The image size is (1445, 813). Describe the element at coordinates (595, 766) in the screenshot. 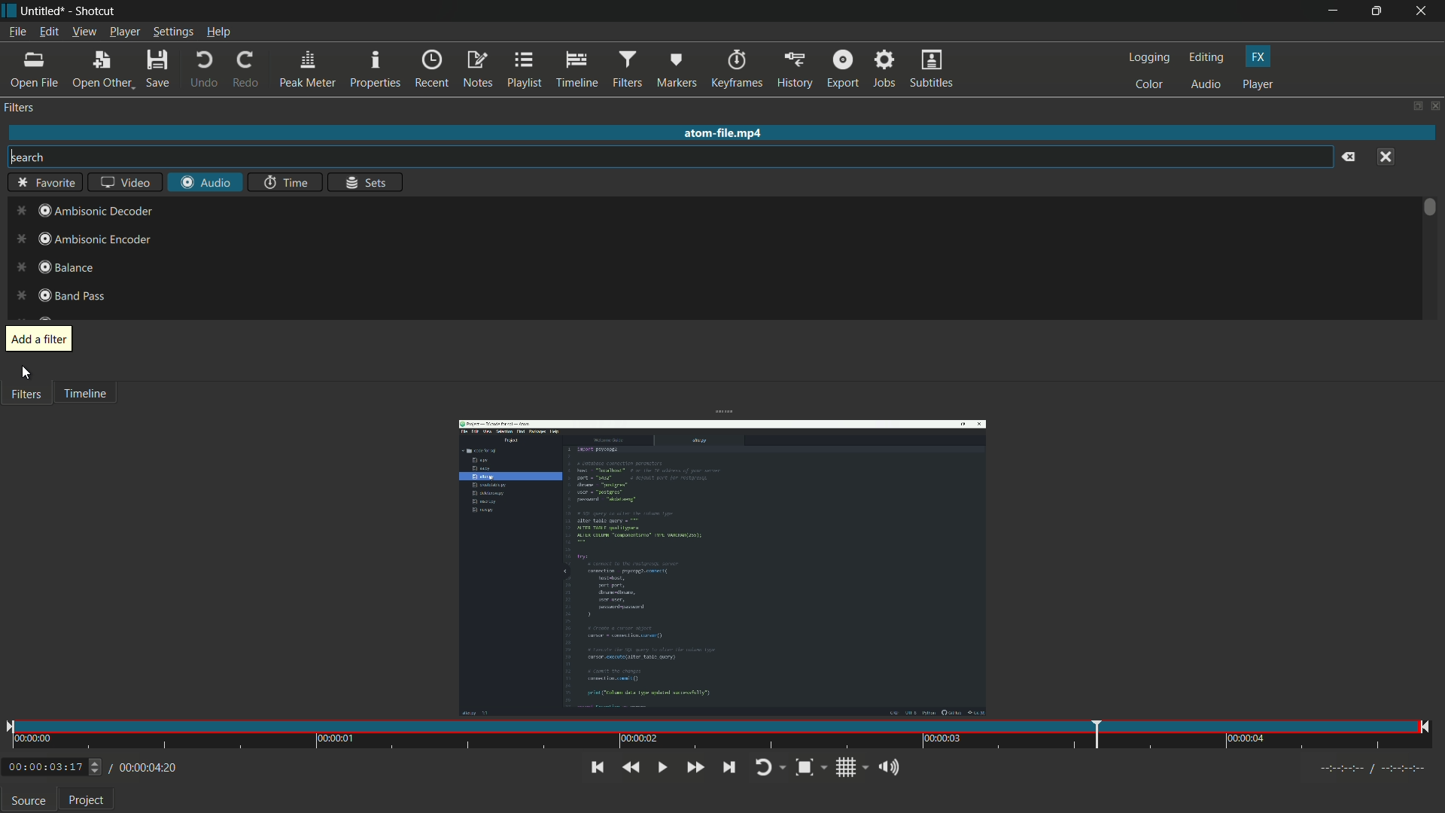

I see `skip to previous point` at that location.